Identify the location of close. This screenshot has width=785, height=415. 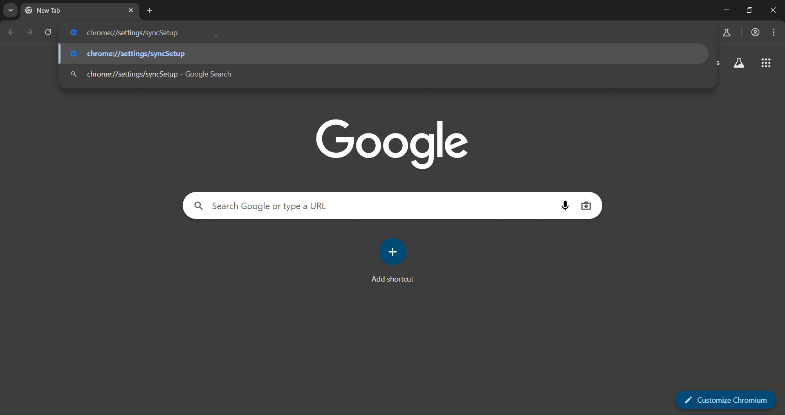
(773, 11).